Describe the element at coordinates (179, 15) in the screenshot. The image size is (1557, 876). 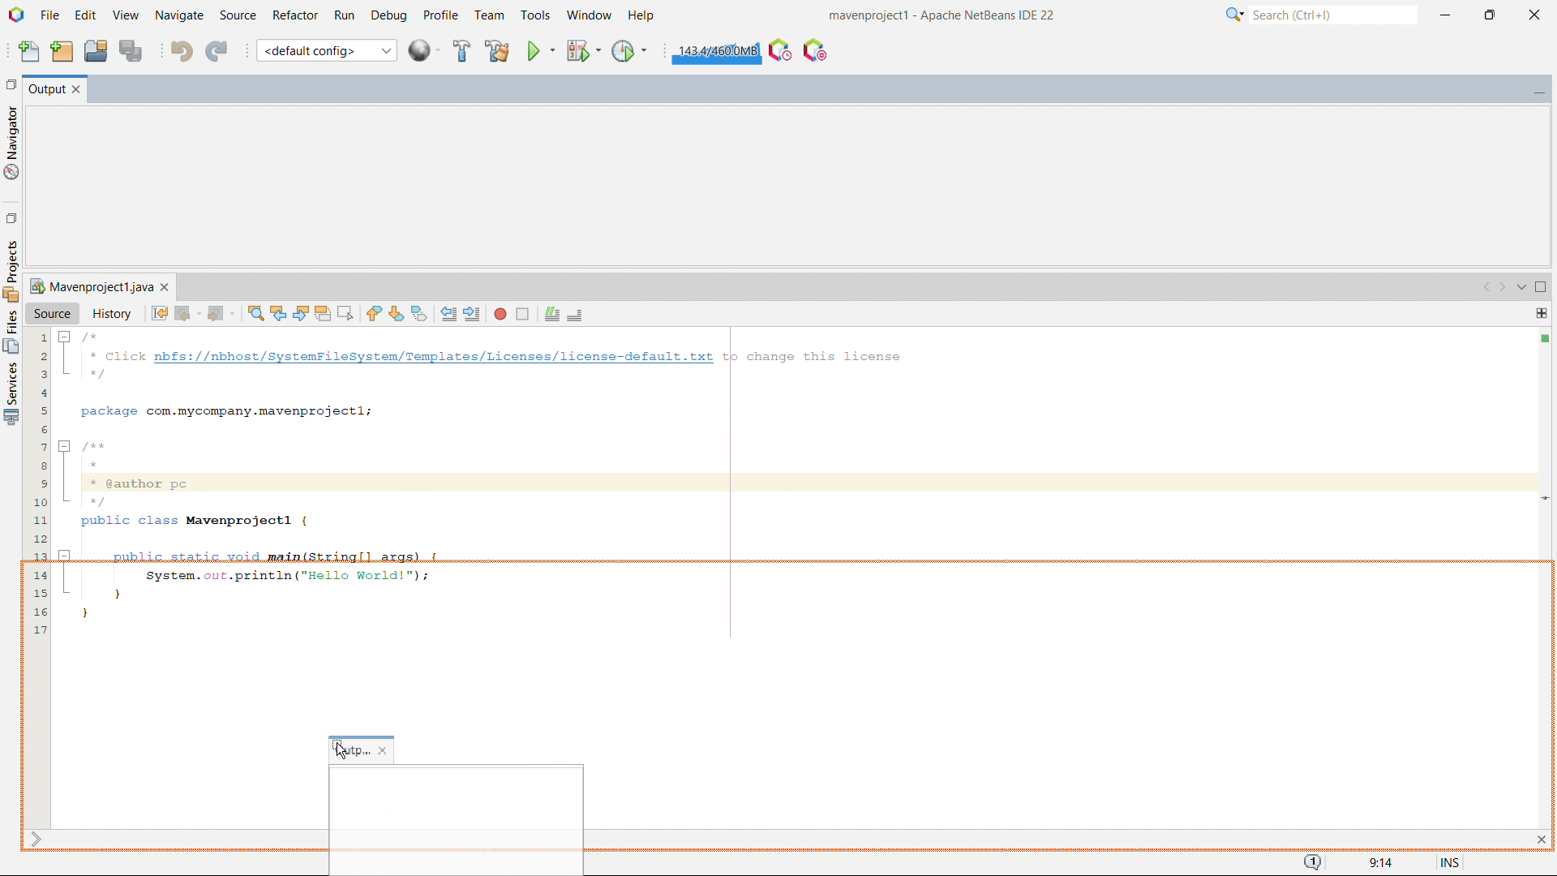
I see `navigate` at that location.